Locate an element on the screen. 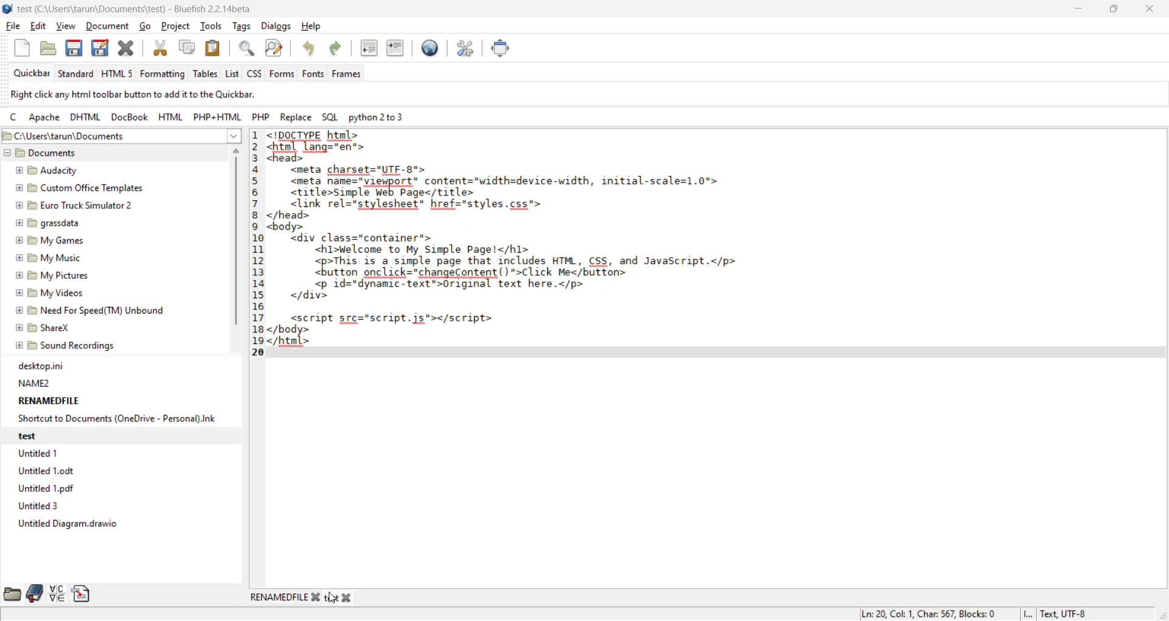 This screenshot has width=1169, height=621. frames is located at coordinates (349, 74).